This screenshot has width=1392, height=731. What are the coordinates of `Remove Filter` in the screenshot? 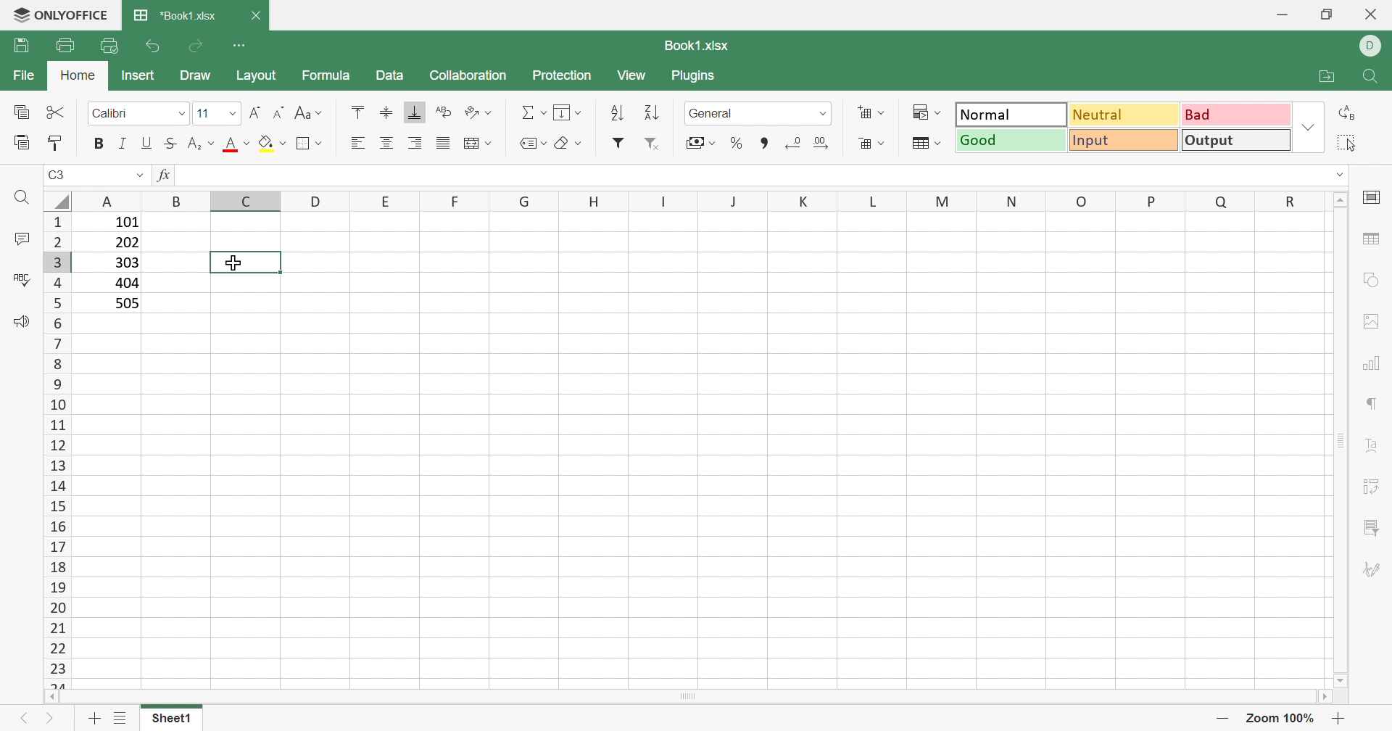 It's located at (652, 144).